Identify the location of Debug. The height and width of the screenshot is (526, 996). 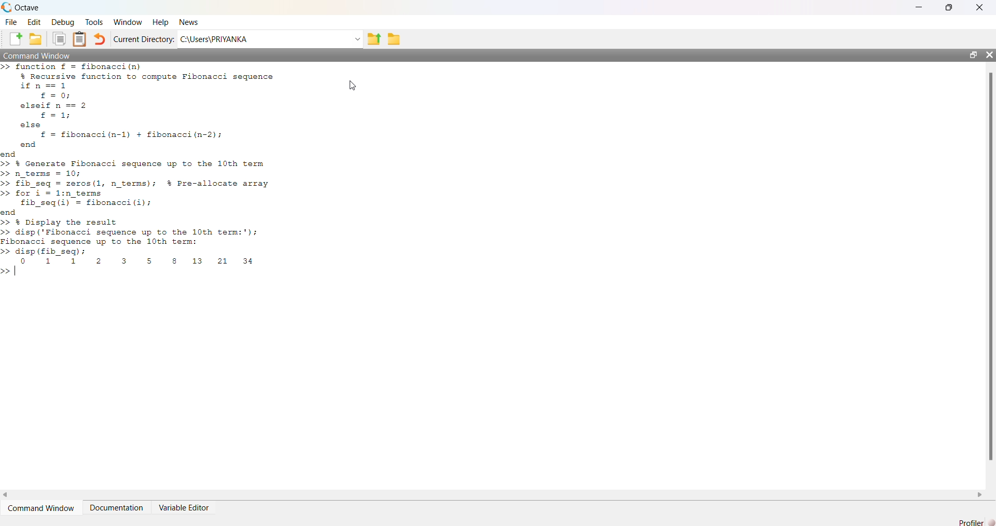
(63, 21).